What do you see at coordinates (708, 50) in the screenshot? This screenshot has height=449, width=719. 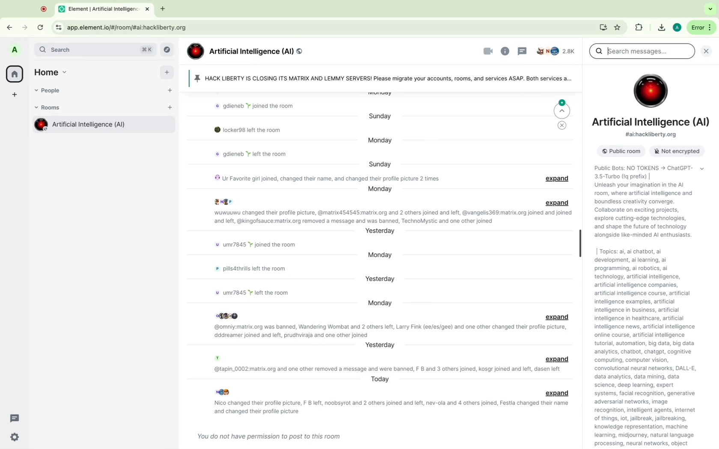 I see `close` at bounding box center [708, 50].